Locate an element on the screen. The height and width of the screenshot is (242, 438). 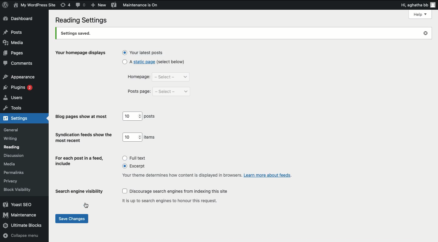
settings is located at coordinates (16, 119).